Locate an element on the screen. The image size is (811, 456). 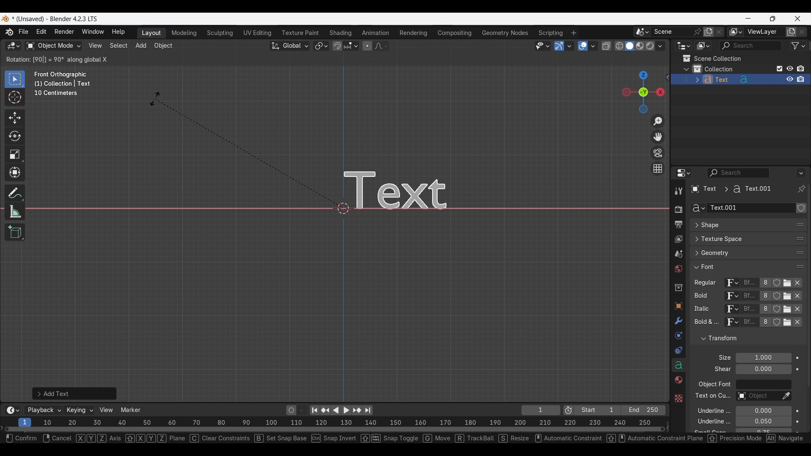
Show interface in a smaller tab is located at coordinates (773, 19).